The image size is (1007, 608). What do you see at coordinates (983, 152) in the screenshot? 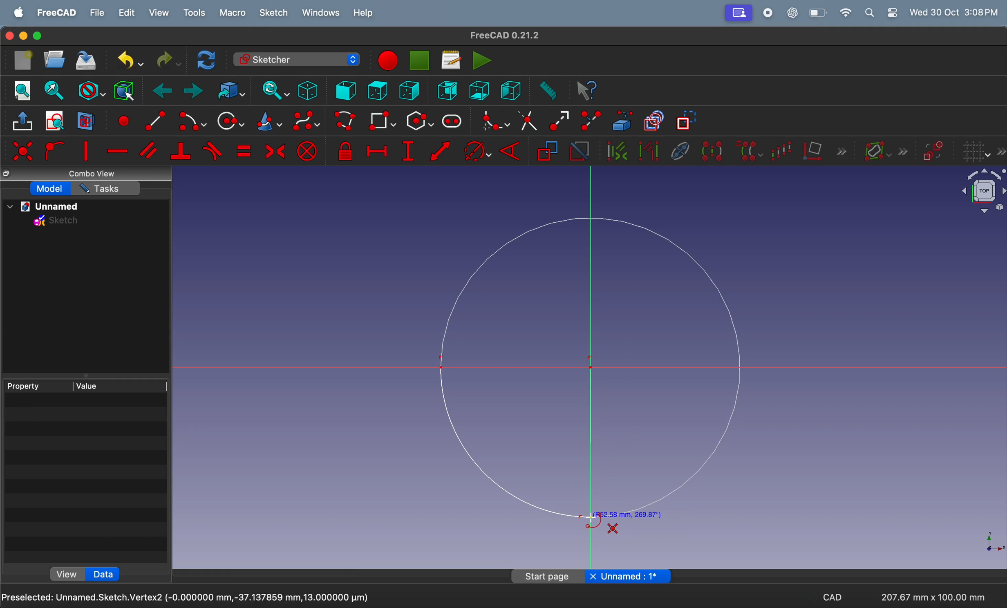
I see `grid` at bounding box center [983, 152].